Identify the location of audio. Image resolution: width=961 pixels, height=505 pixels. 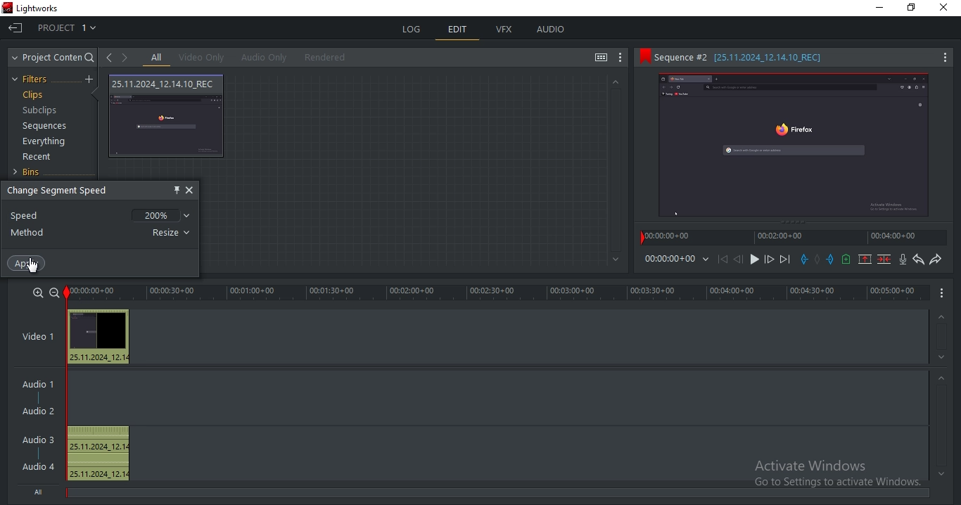
(99, 337).